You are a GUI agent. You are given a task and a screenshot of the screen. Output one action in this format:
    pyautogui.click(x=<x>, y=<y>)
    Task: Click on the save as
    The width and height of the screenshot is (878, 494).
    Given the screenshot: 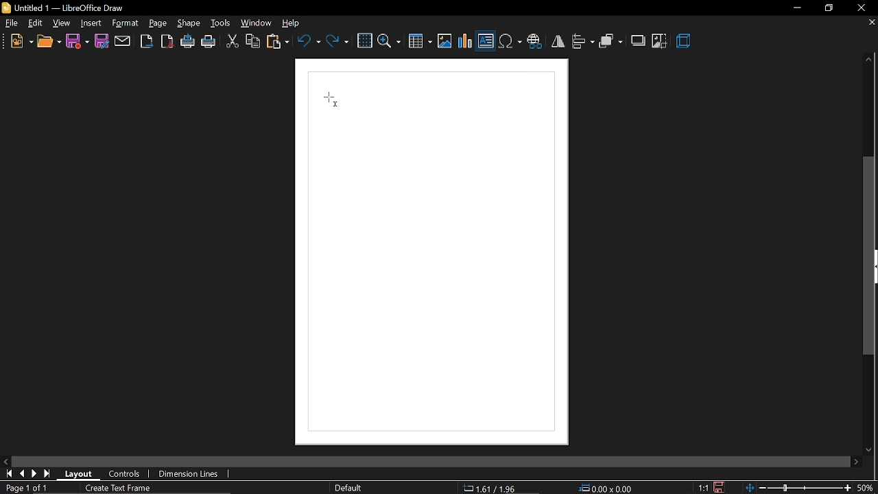 What is the action you would take?
    pyautogui.click(x=102, y=41)
    